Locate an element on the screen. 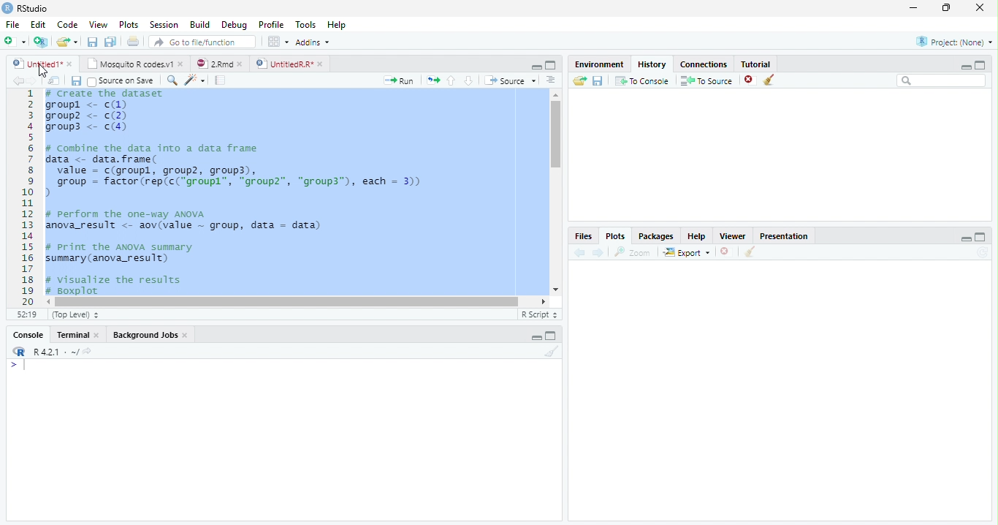 This screenshot has height=525, width=998. Edit is located at coordinates (37, 24).